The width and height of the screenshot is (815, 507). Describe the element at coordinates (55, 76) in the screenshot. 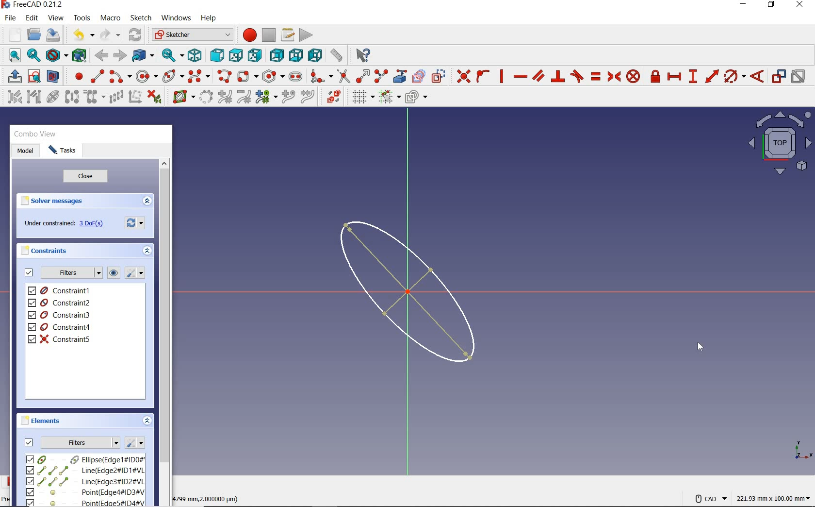

I see `view section` at that location.